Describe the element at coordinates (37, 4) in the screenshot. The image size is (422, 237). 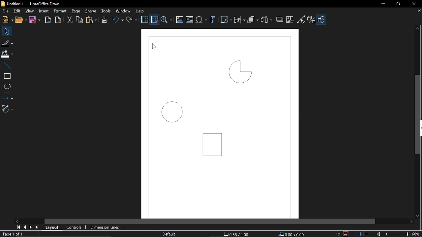
I see `Untitled 1 — LibreOffice Draw` at that location.